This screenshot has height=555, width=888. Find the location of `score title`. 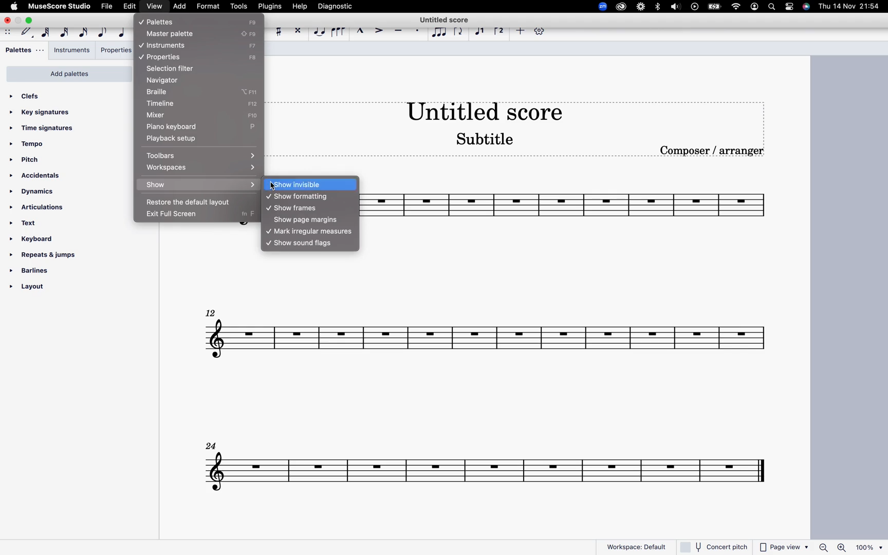

score title is located at coordinates (487, 109).